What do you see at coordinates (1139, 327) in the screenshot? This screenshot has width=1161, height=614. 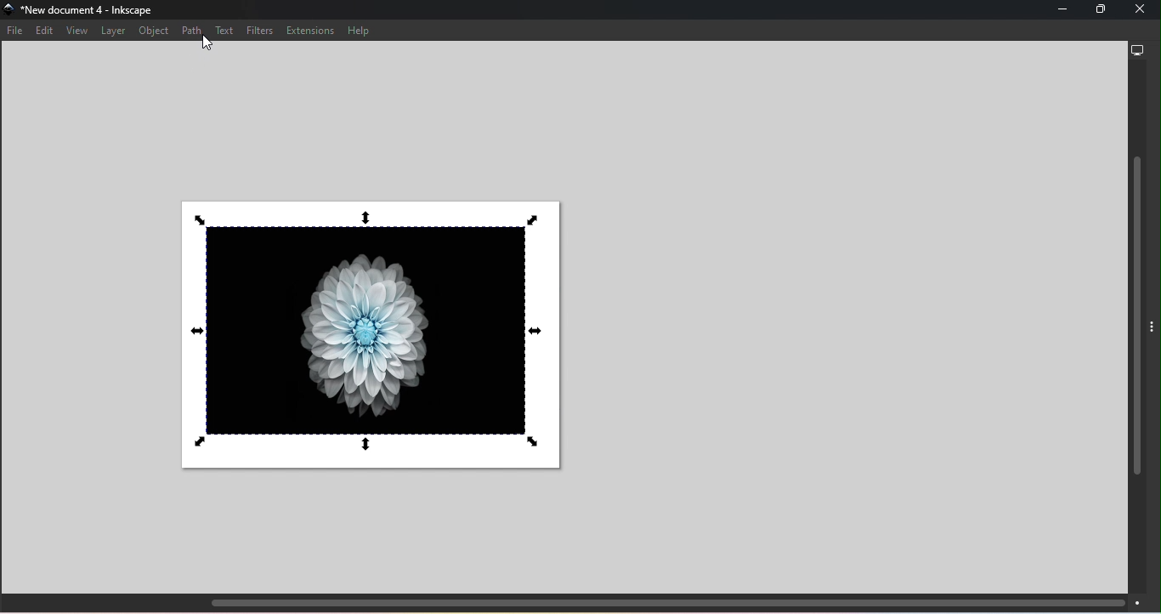 I see `Vertical scroll bar` at bounding box center [1139, 327].